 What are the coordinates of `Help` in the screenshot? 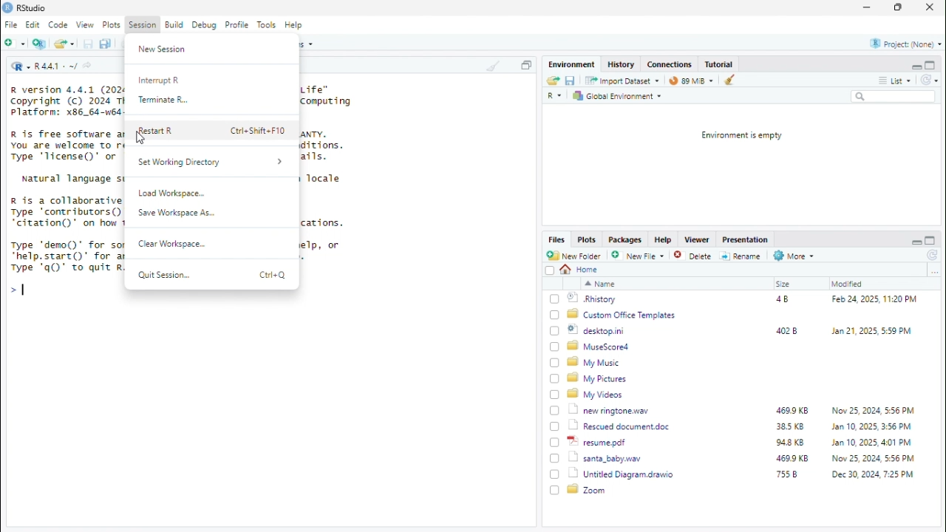 It's located at (664, 240).